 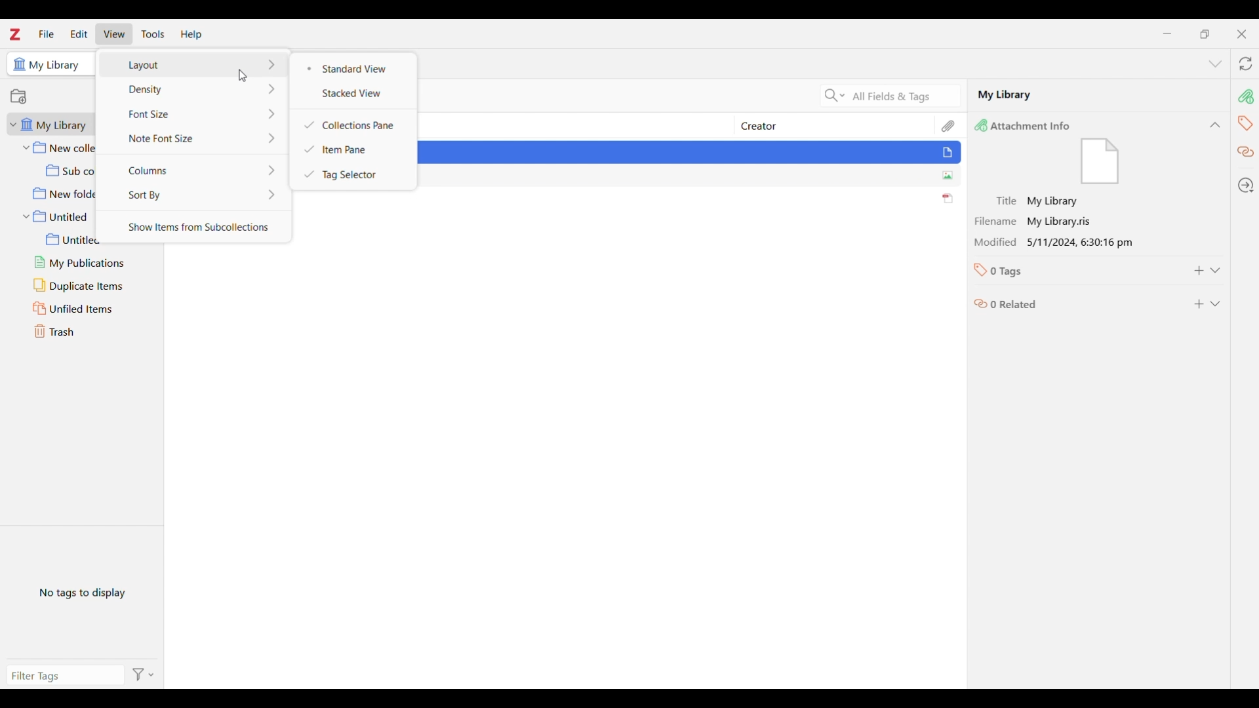 I want to click on Minimize, so click(x=1167, y=33).